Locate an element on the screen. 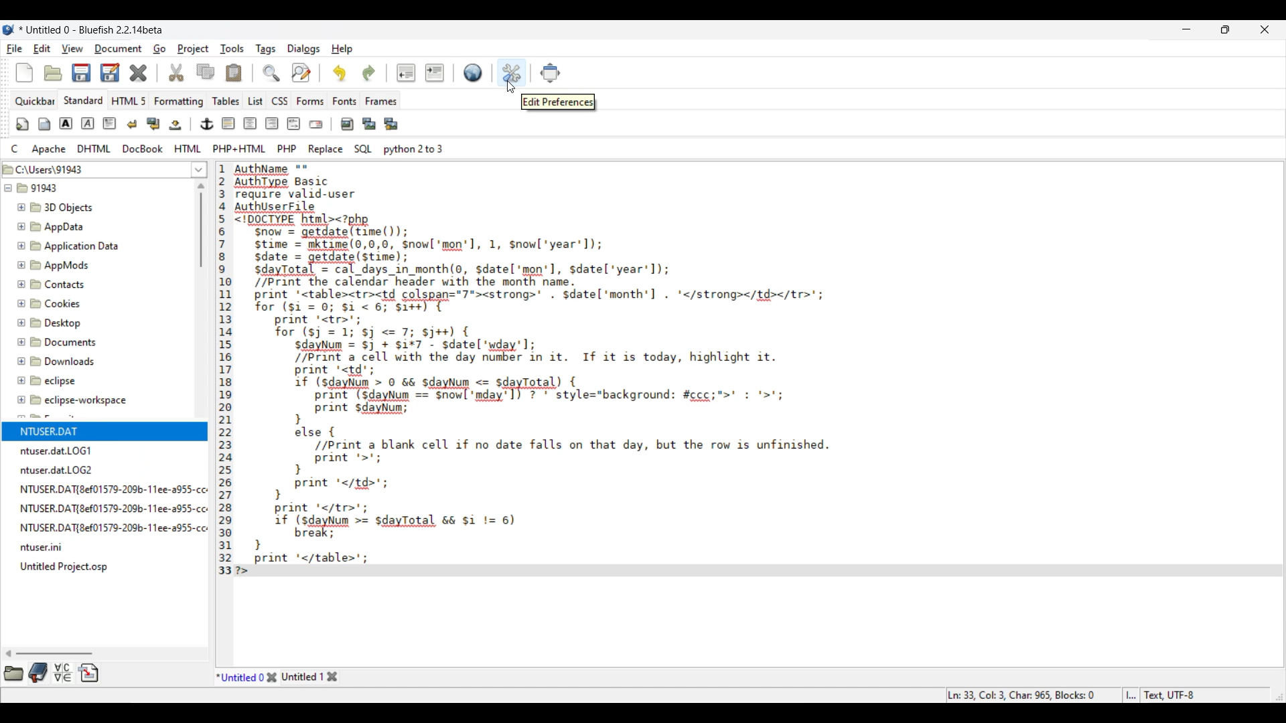 The height and width of the screenshot is (723, 1286). Status bar is located at coordinates (1072, 695).